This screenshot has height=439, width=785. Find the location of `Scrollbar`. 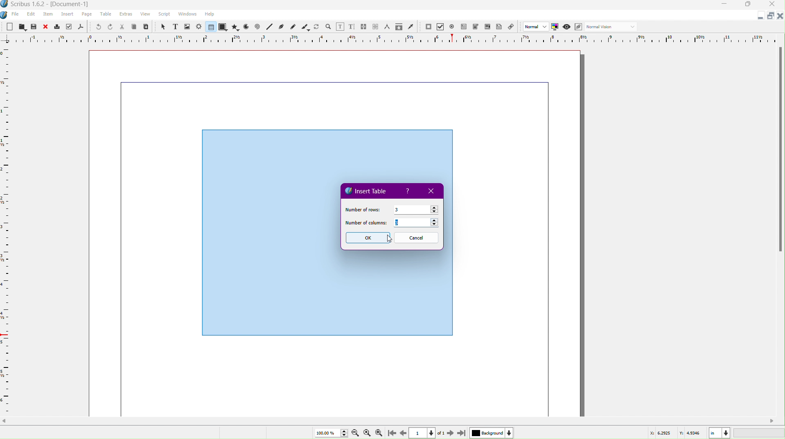

Scrollbar is located at coordinates (780, 152).